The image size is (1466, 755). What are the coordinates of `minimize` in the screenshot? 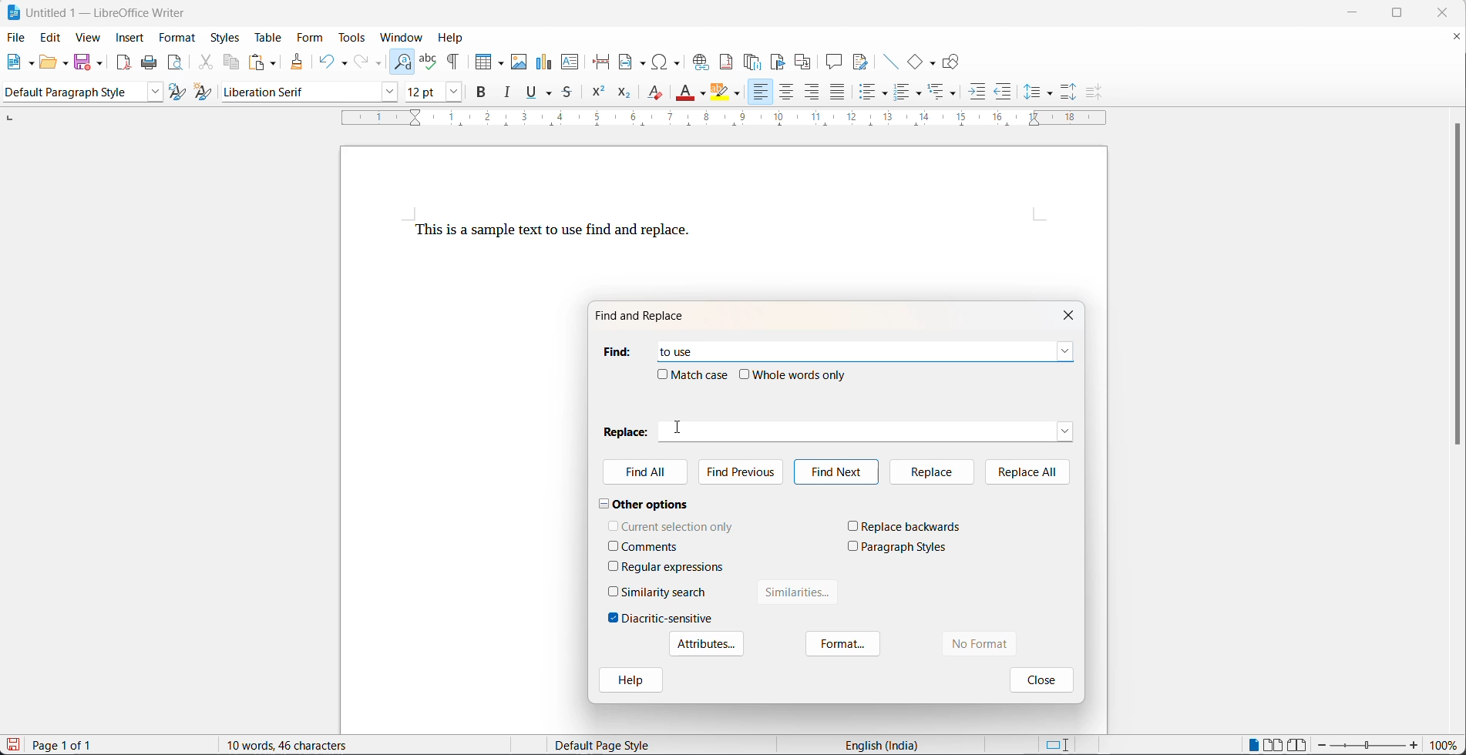 It's located at (1360, 12).